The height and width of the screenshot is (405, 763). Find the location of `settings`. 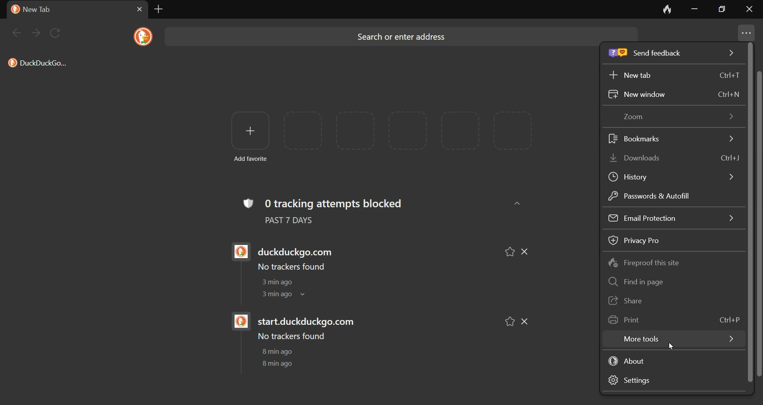

settings is located at coordinates (643, 381).